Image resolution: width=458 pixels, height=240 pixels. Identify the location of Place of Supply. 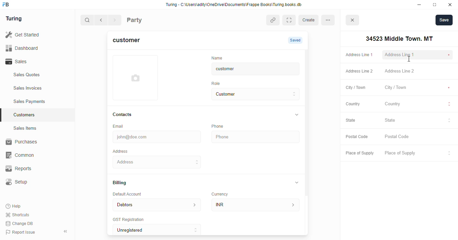
(358, 153).